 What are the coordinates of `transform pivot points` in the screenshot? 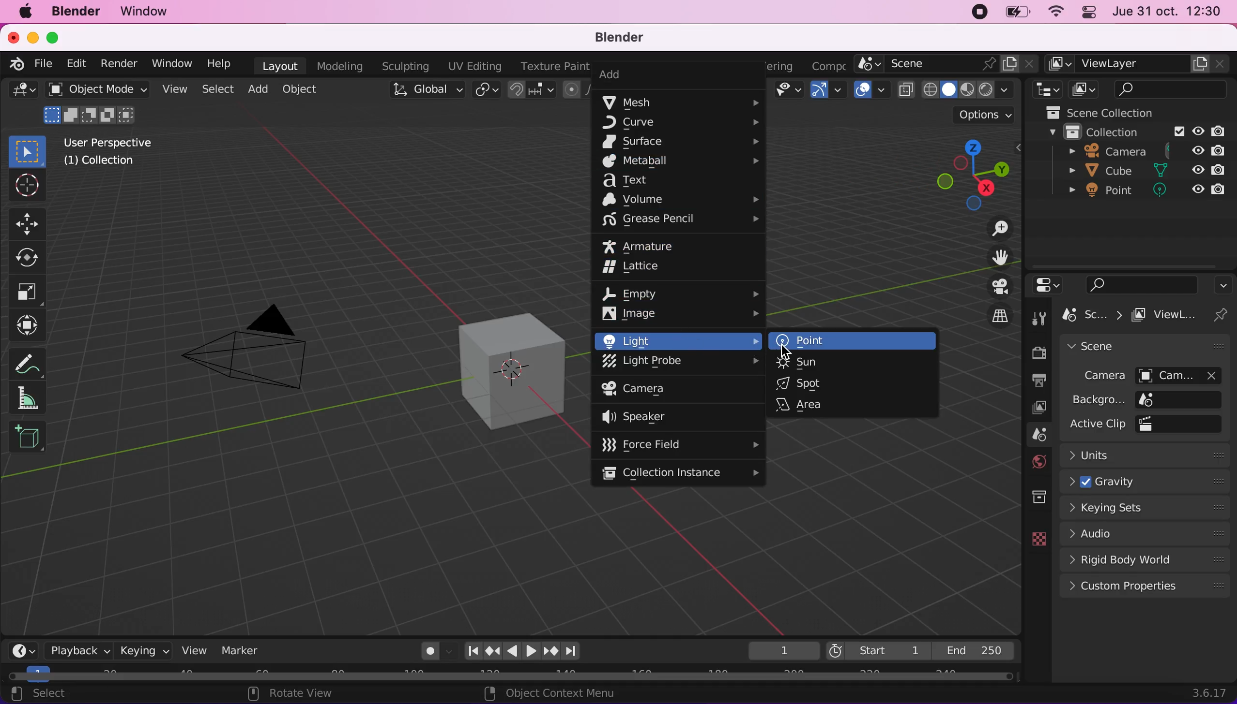 It's located at (485, 91).